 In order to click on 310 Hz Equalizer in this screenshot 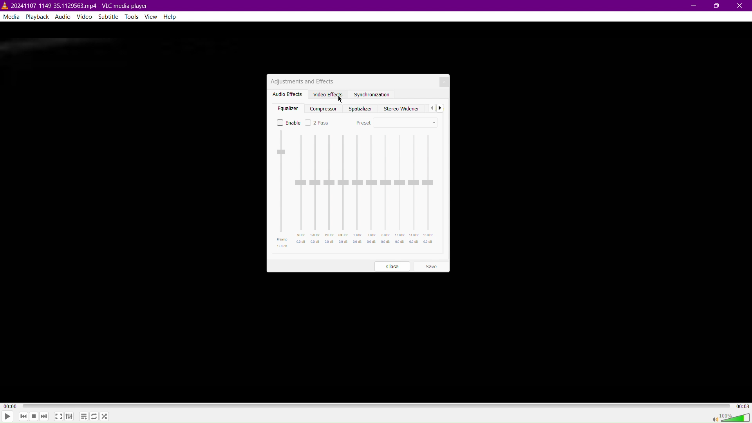, I will do `click(329, 191)`.